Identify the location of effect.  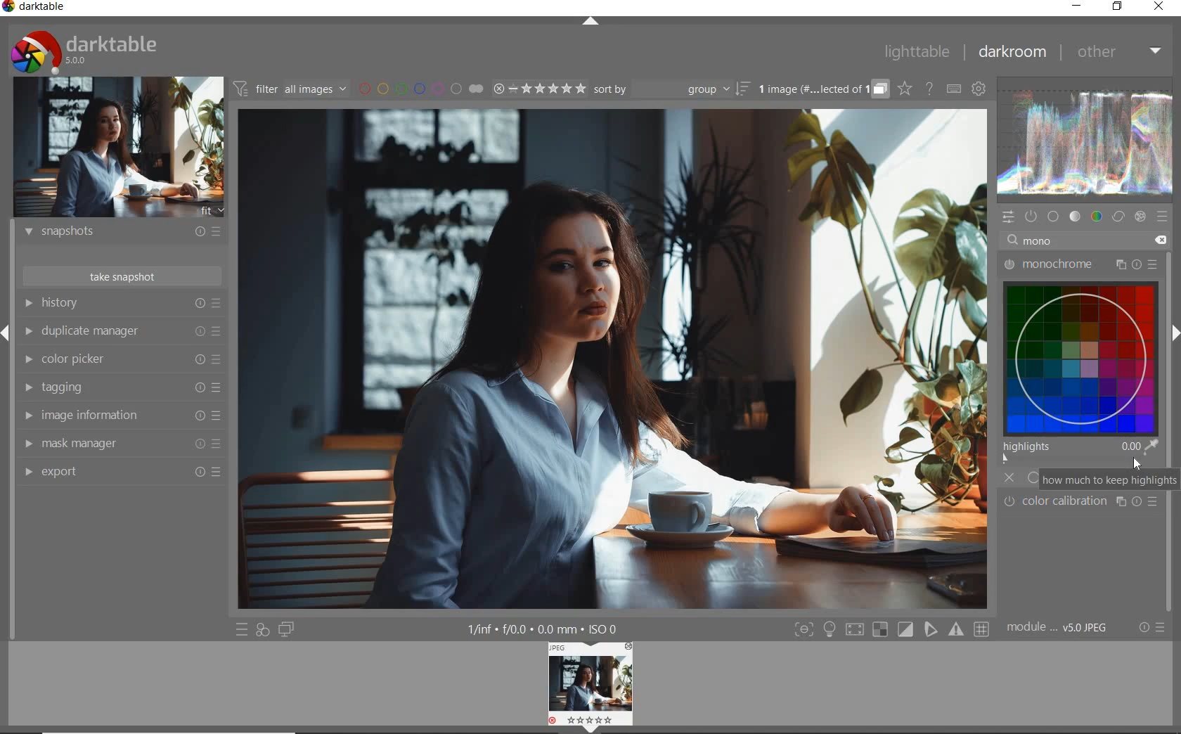
(1140, 216).